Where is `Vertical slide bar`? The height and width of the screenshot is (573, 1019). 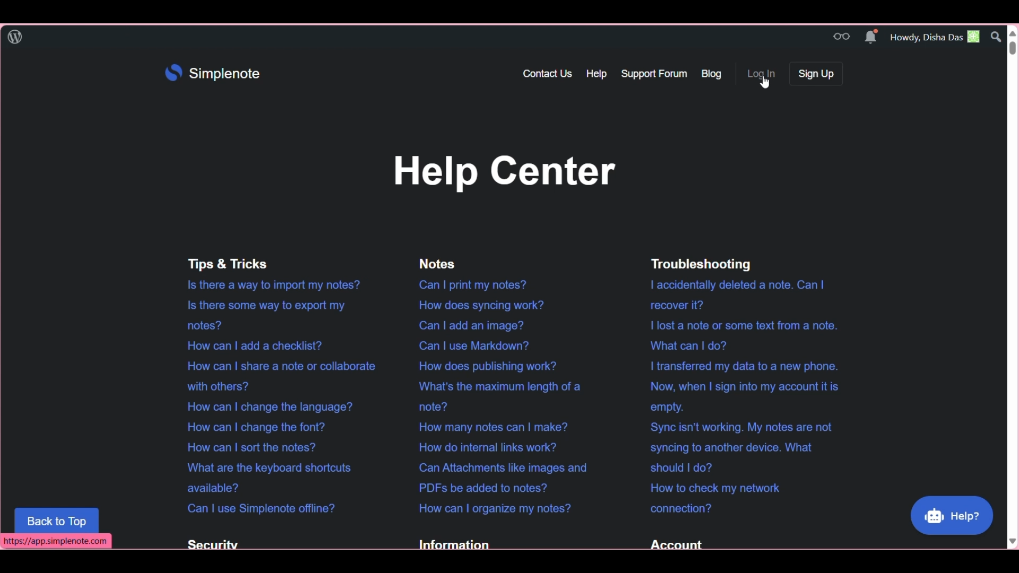
Vertical slide bar is located at coordinates (1015, 285).